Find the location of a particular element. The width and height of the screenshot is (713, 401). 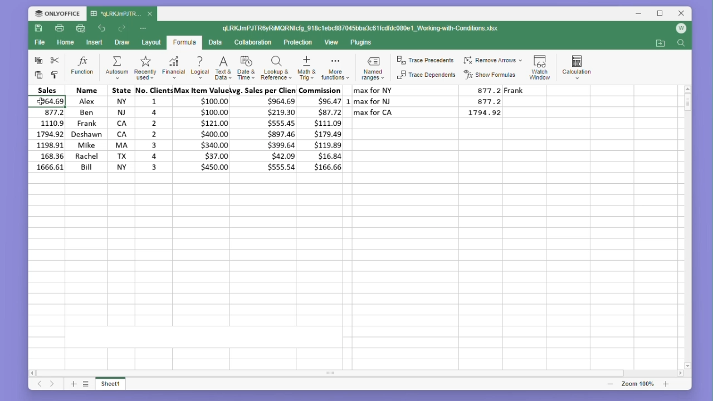

Layout is located at coordinates (151, 42).